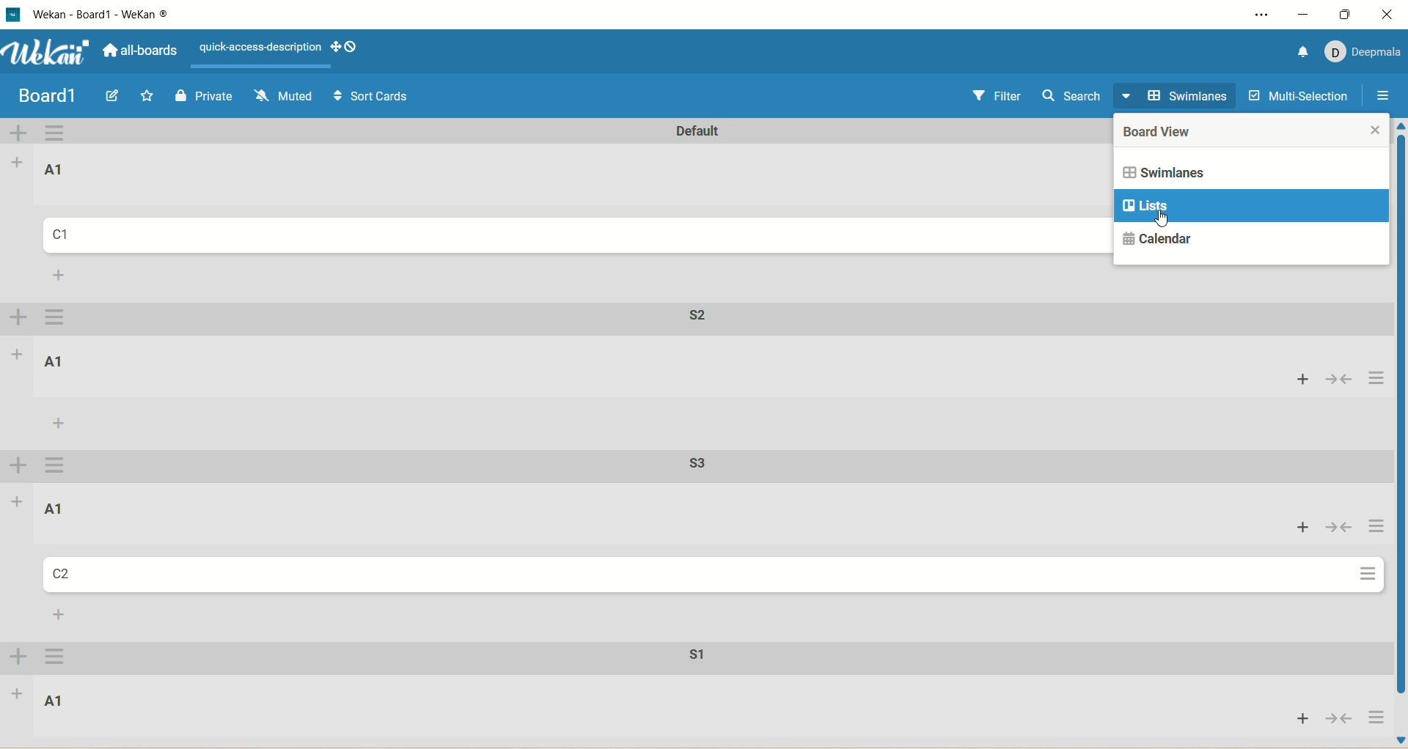  What do you see at coordinates (1171, 133) in the screenshot?
I see `board view` at bounding box center [1171, 133].